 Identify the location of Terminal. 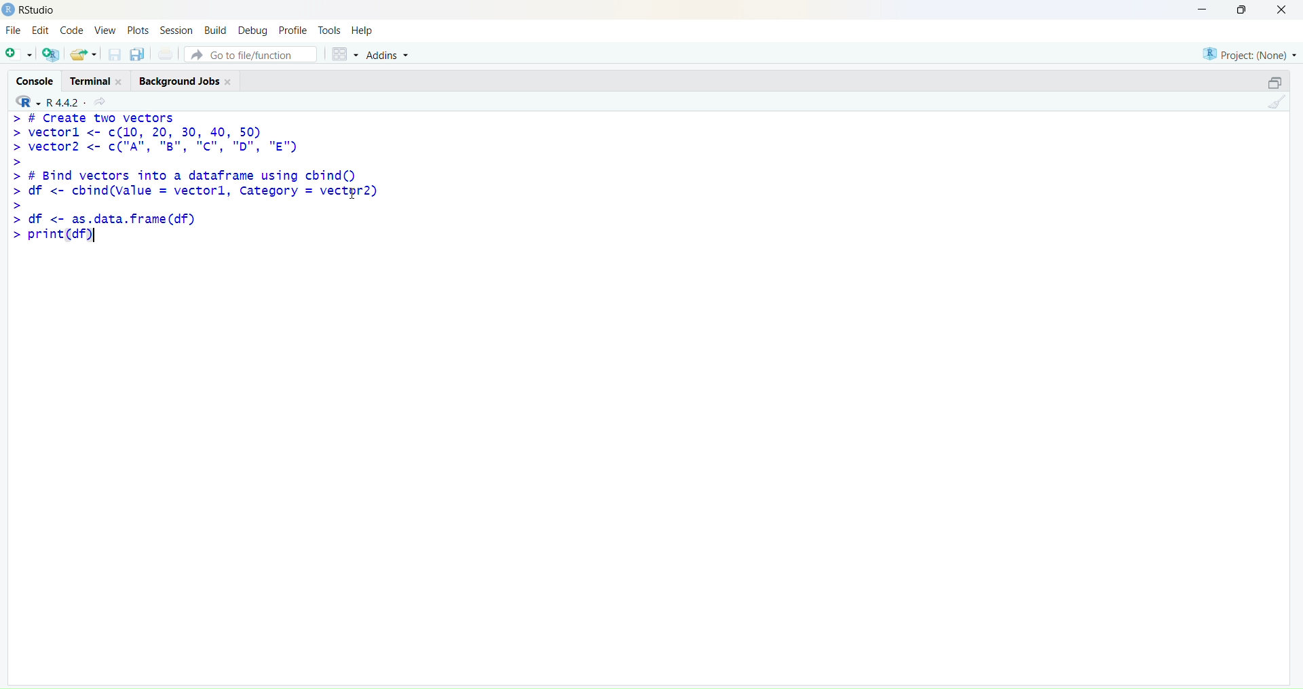
(94, 81).